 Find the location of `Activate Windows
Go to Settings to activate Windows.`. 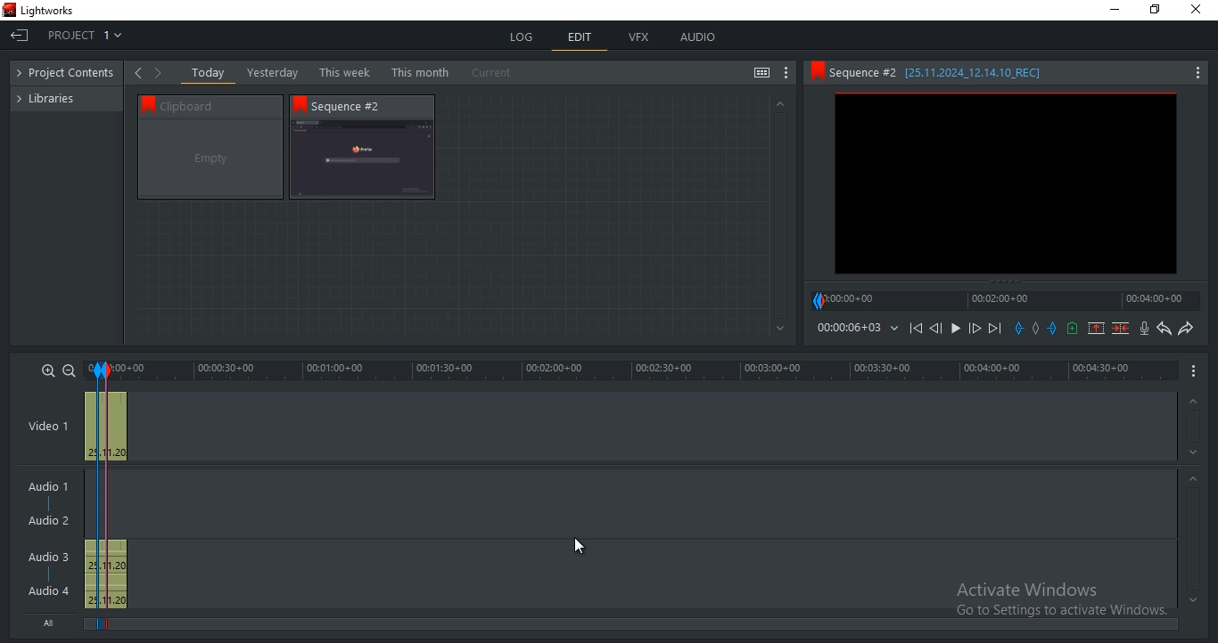

Activate Windows
Go to Settings to activate Windows. is located at coordinates (1061, 601).